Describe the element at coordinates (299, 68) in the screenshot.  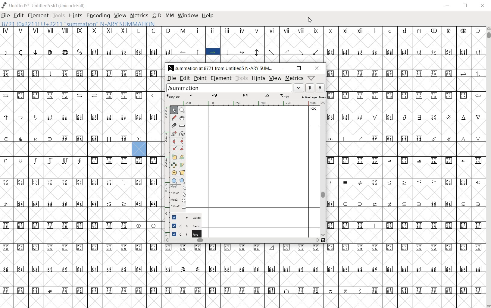
I see `restore` at that location.